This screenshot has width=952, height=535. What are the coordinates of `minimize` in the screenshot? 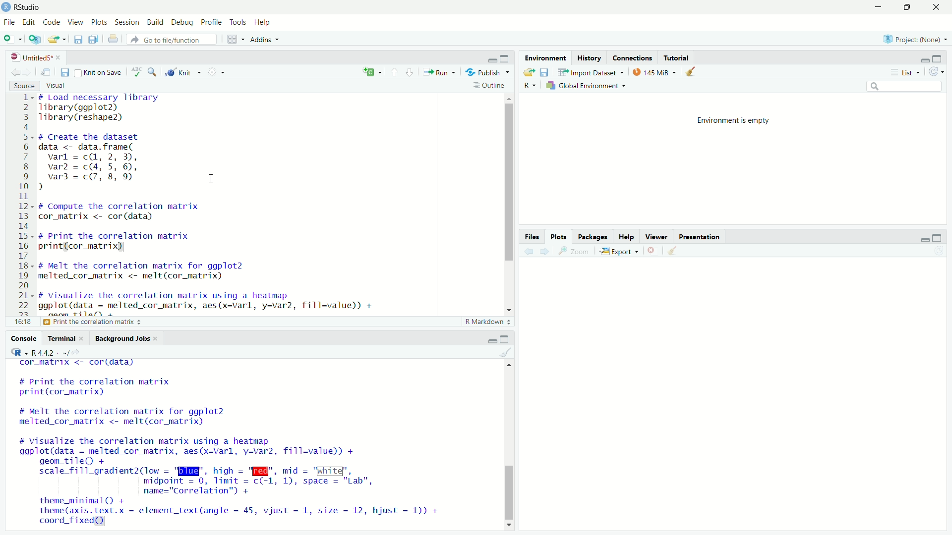 It's located at (924, 58).